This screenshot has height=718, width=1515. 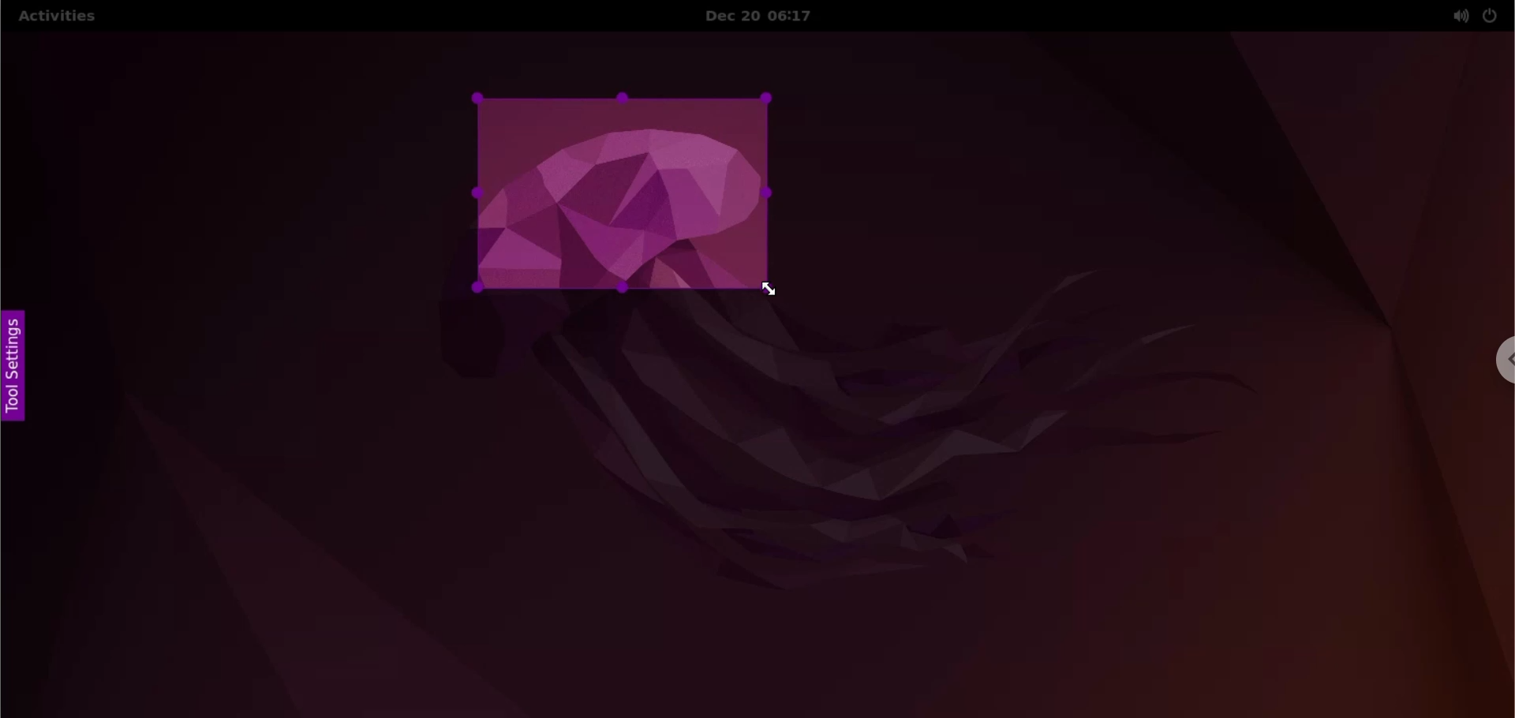 I want to click on select capture area, so click(x=619, y=196).